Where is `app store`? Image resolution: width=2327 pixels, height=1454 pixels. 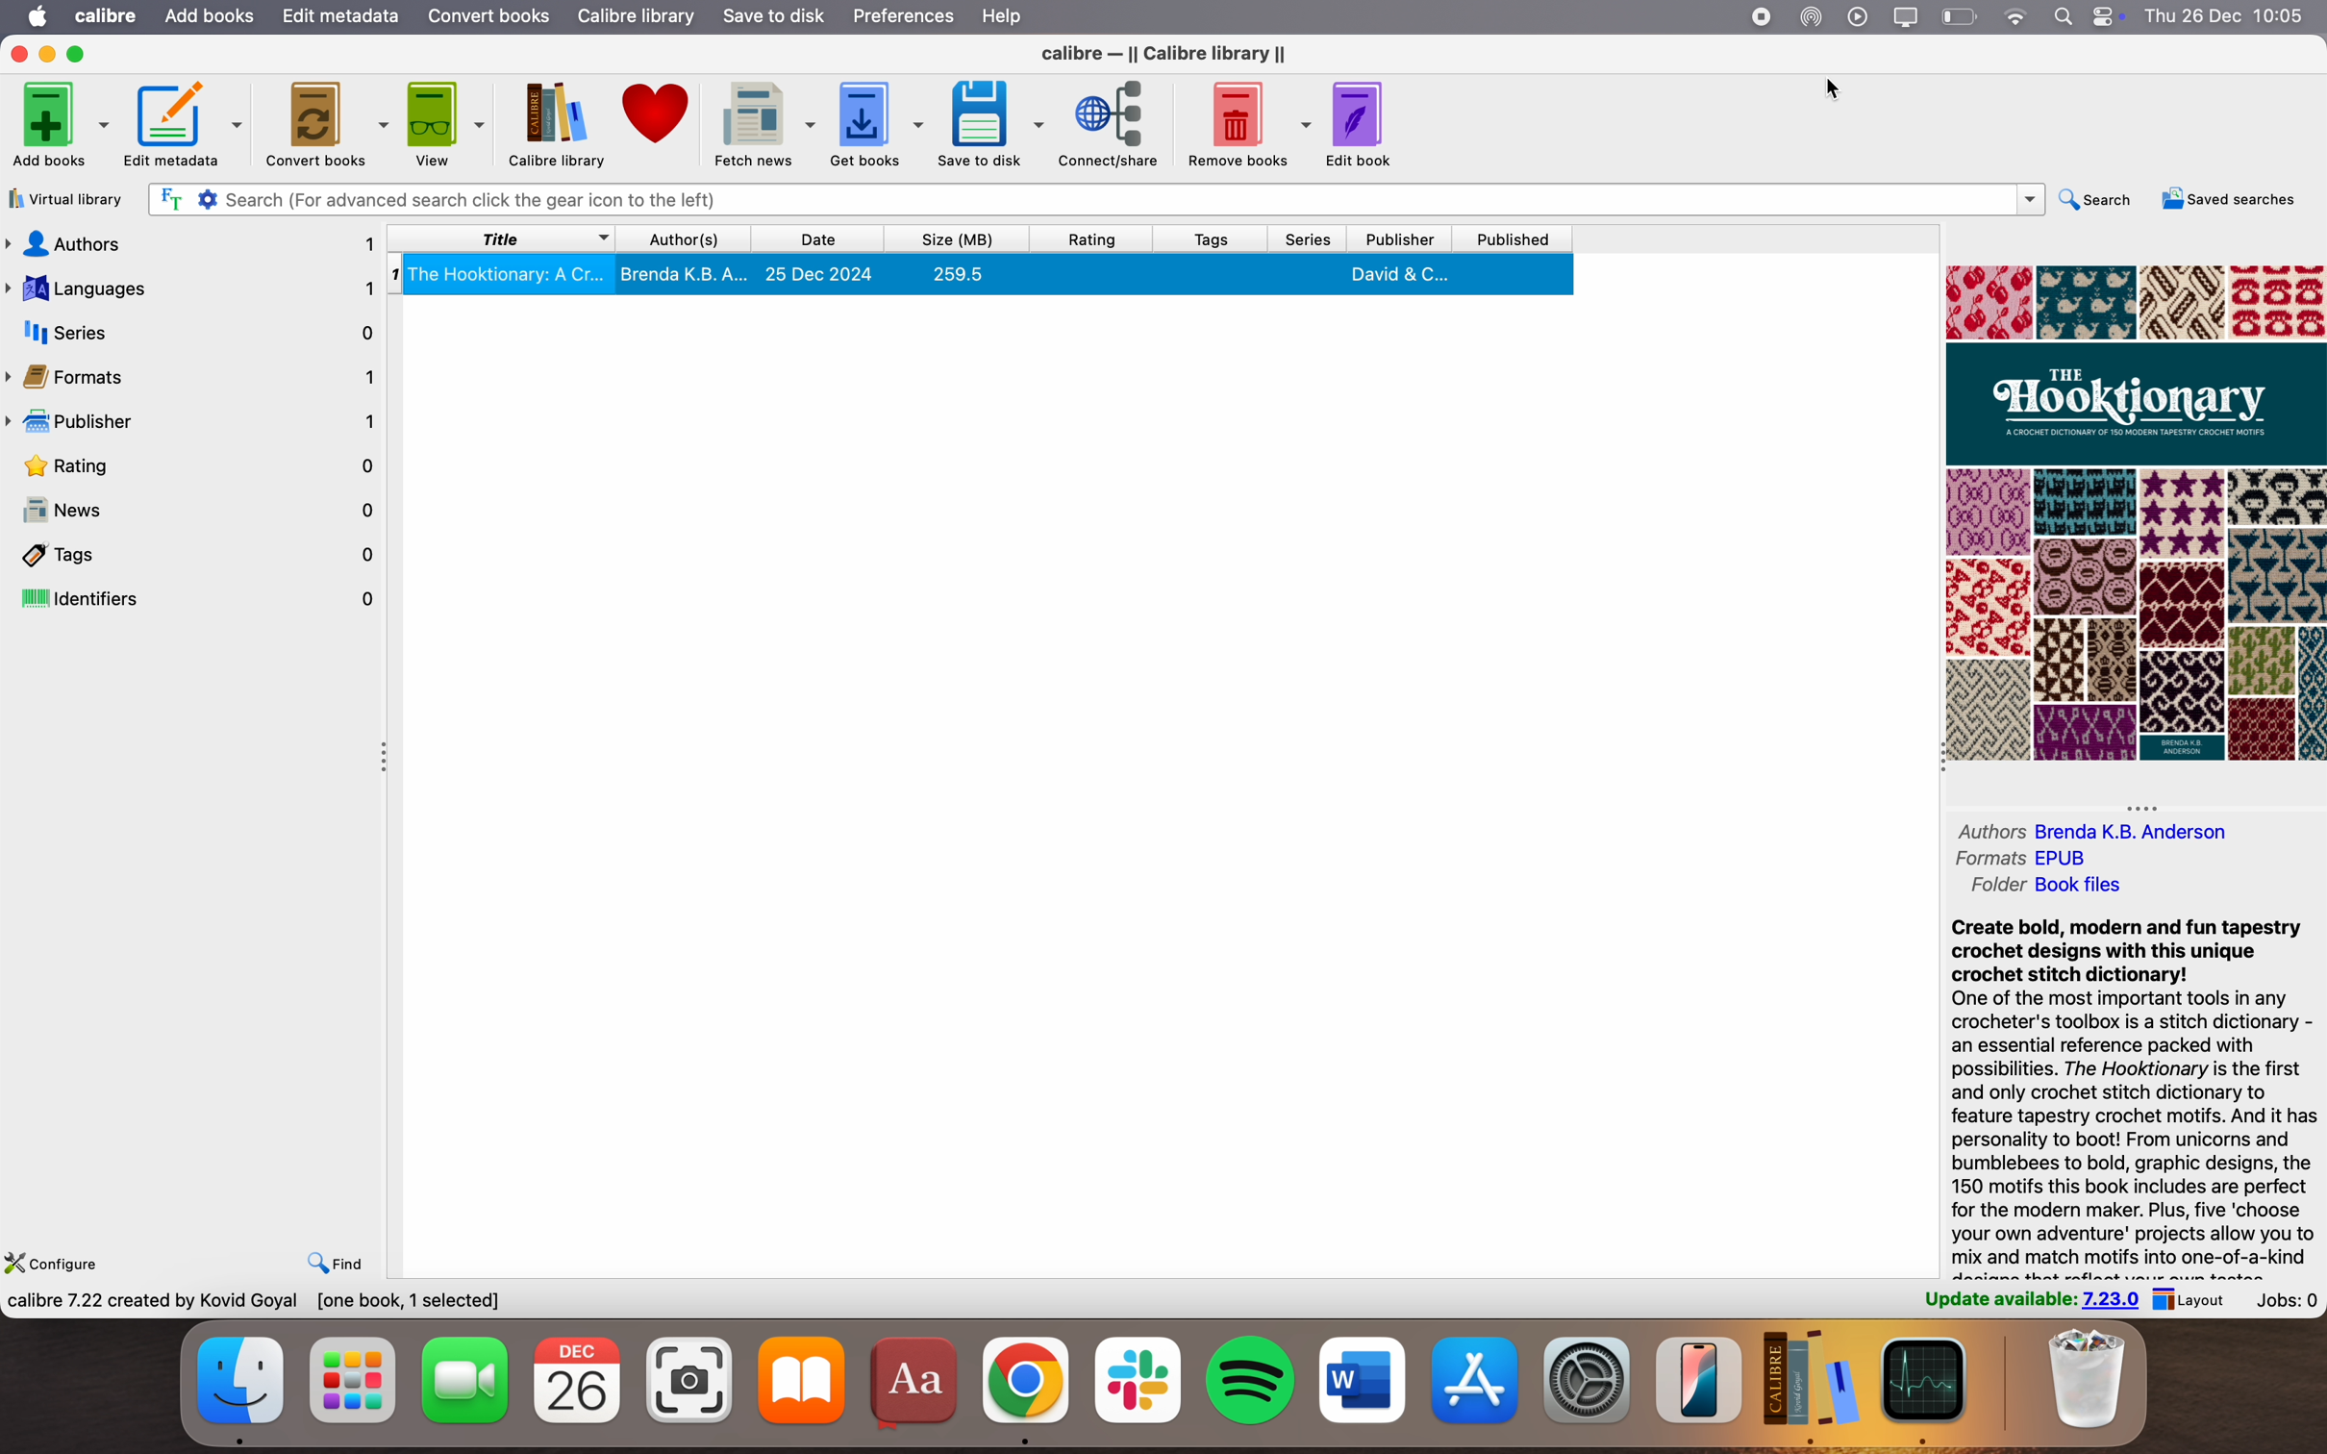 app store is located at coordinates (1475, 1374).